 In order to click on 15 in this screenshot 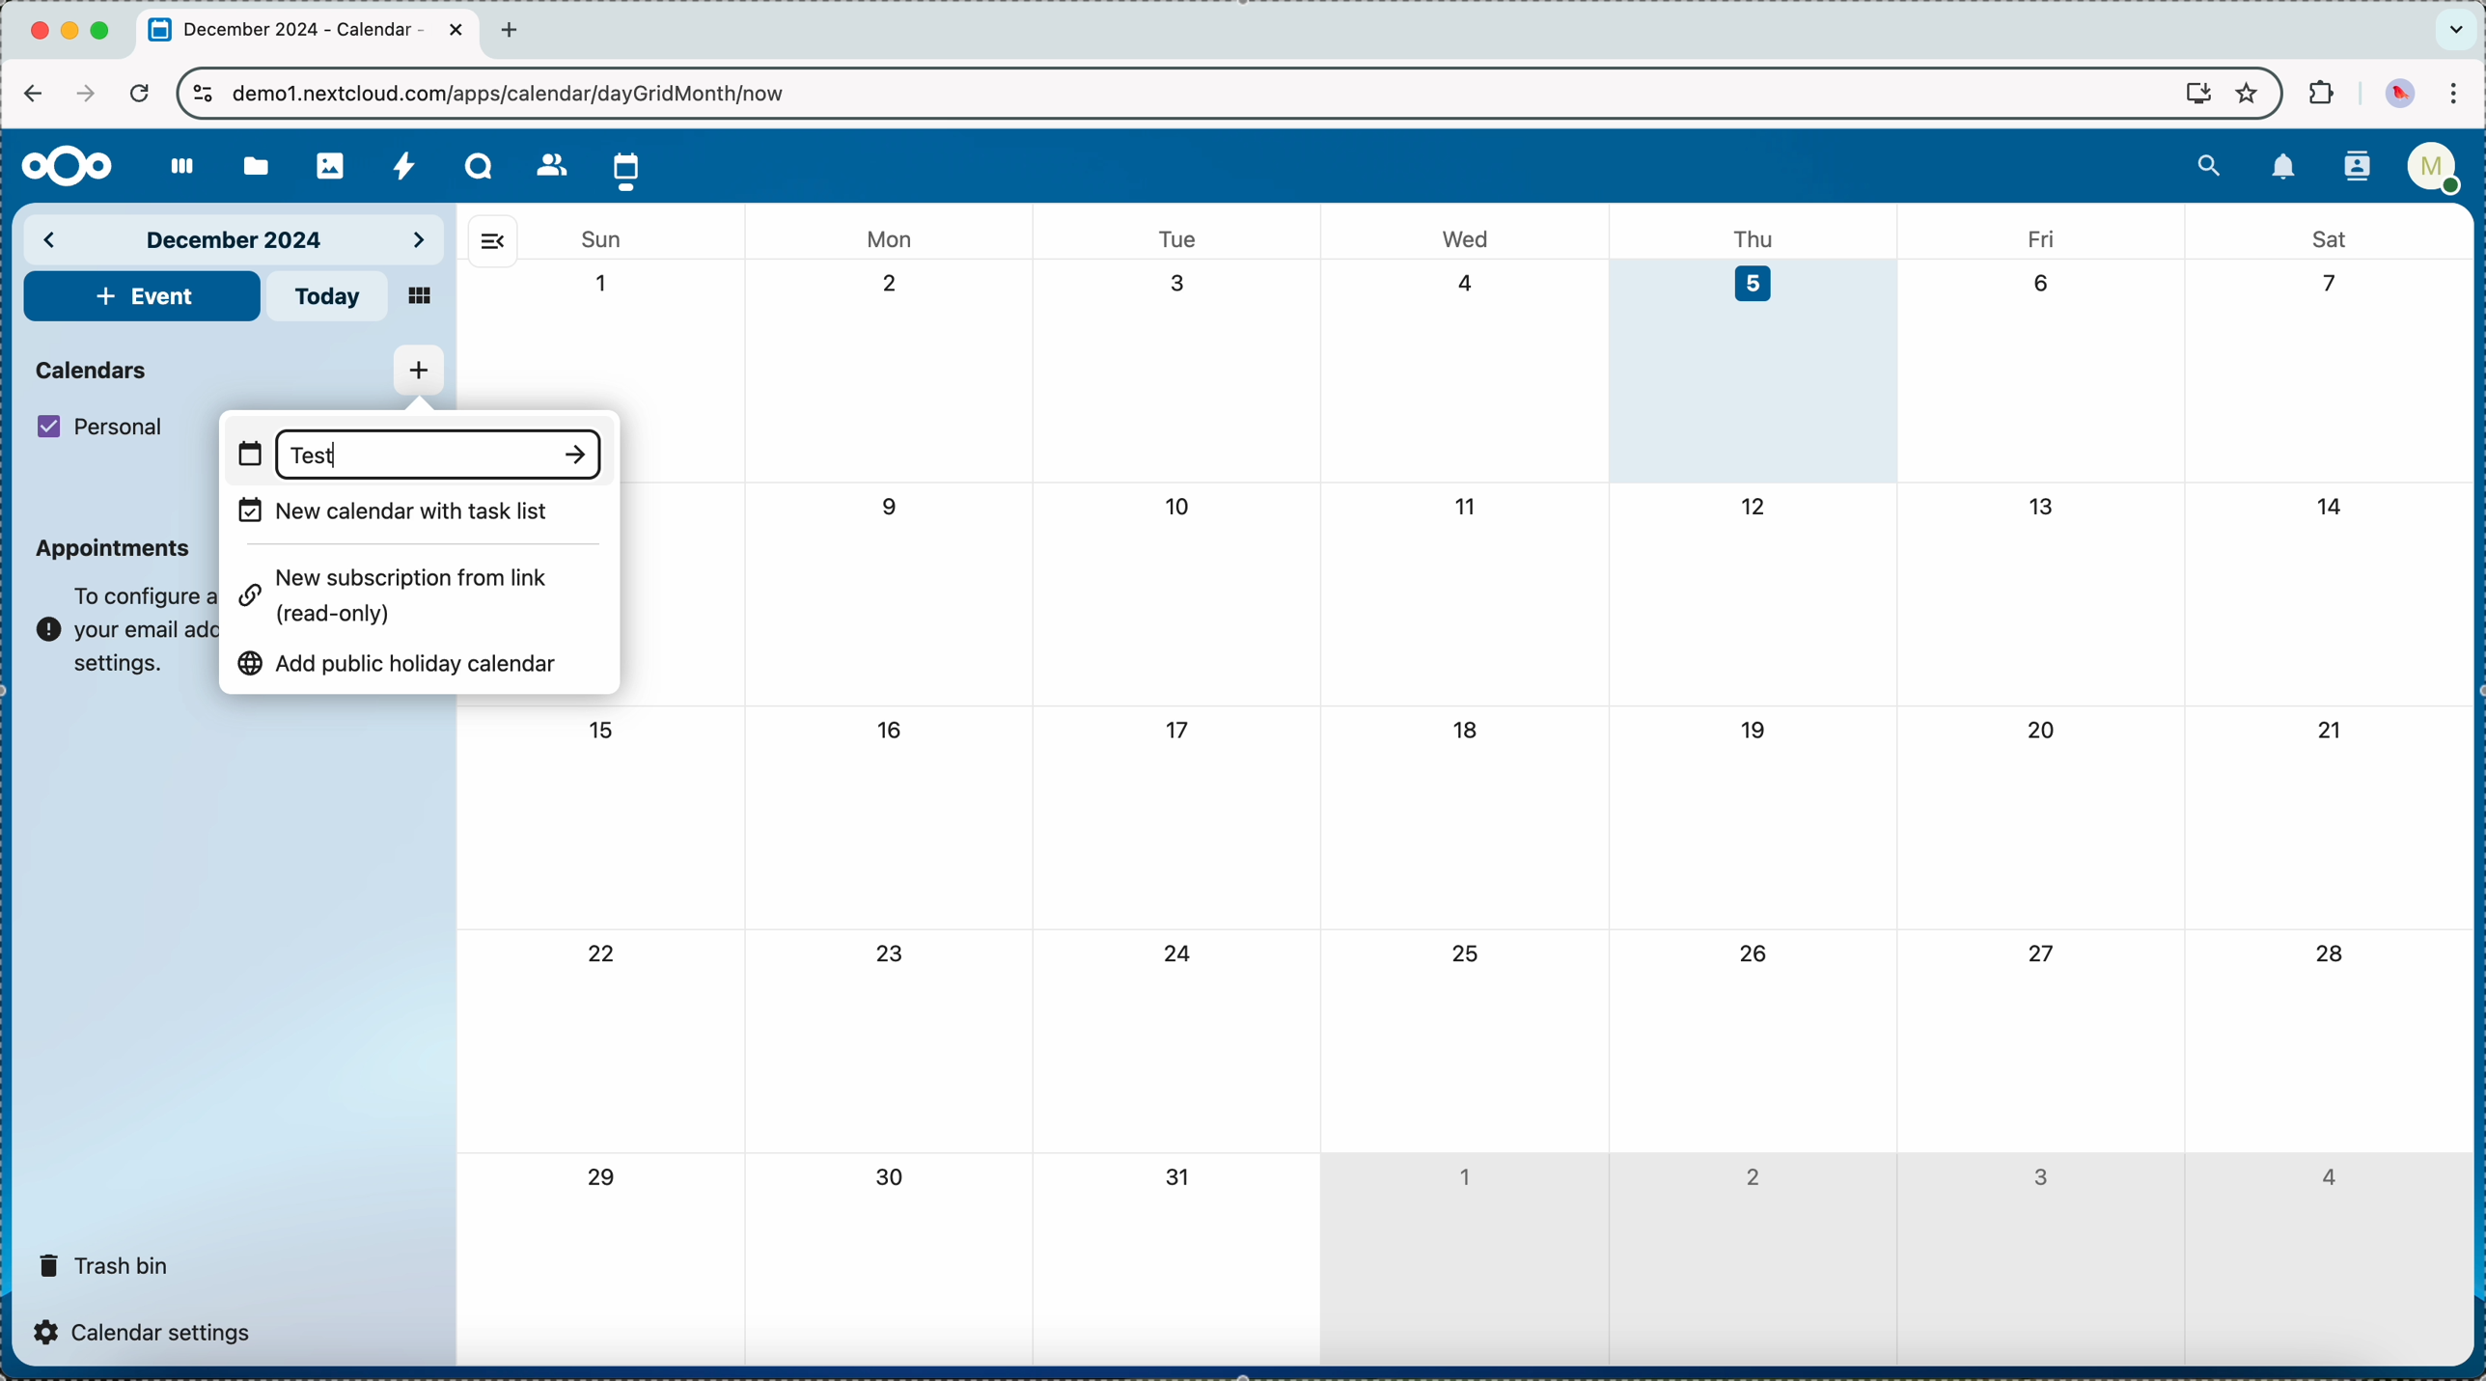, I will do `click(599, 730)`.